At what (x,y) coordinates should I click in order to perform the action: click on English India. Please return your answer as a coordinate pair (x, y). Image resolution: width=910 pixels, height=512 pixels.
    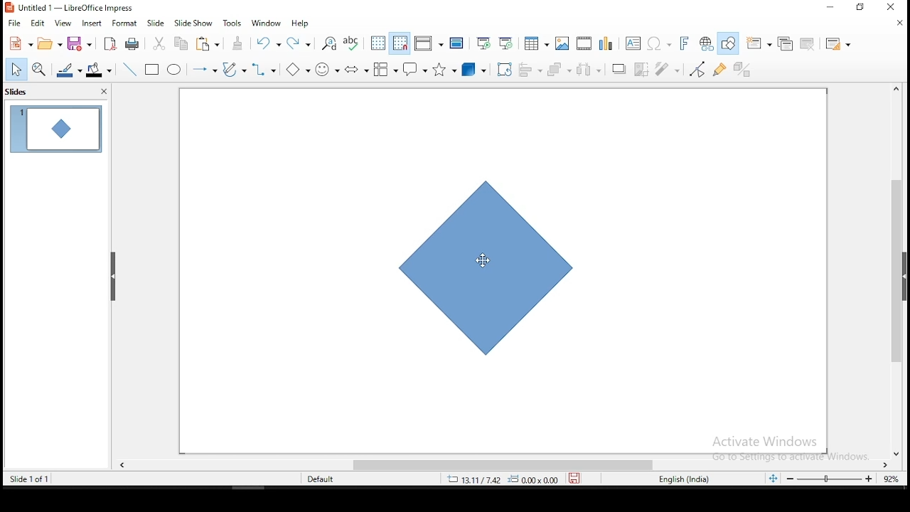
    Looking at the image, I should click on (687, 480).